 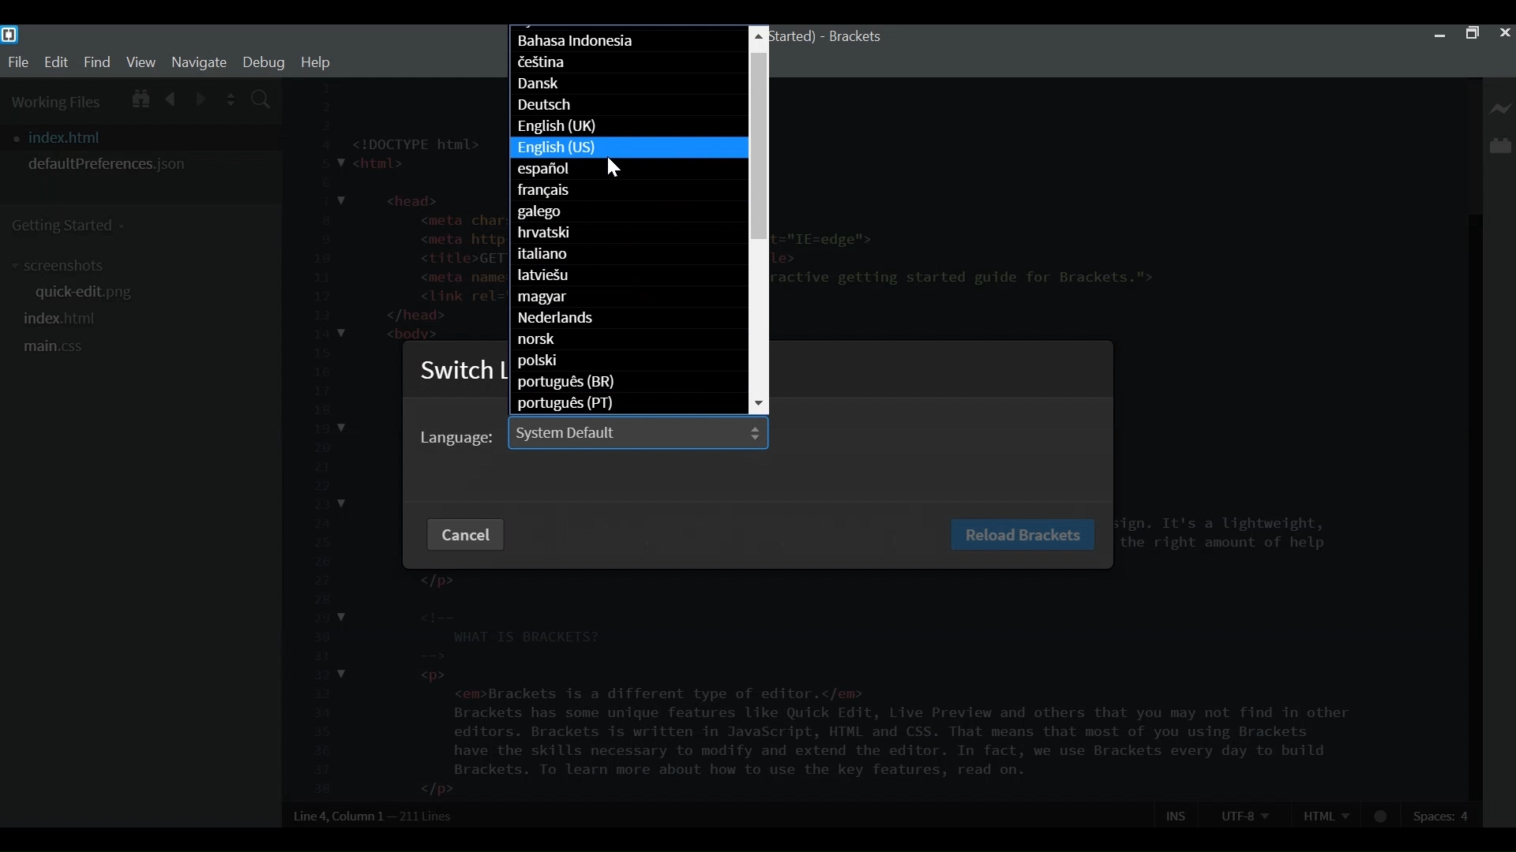 What do you see at coordinates (141, 164) in the screenshot?
I see `defaultPreferences.json` at bounding box center [141, 164].